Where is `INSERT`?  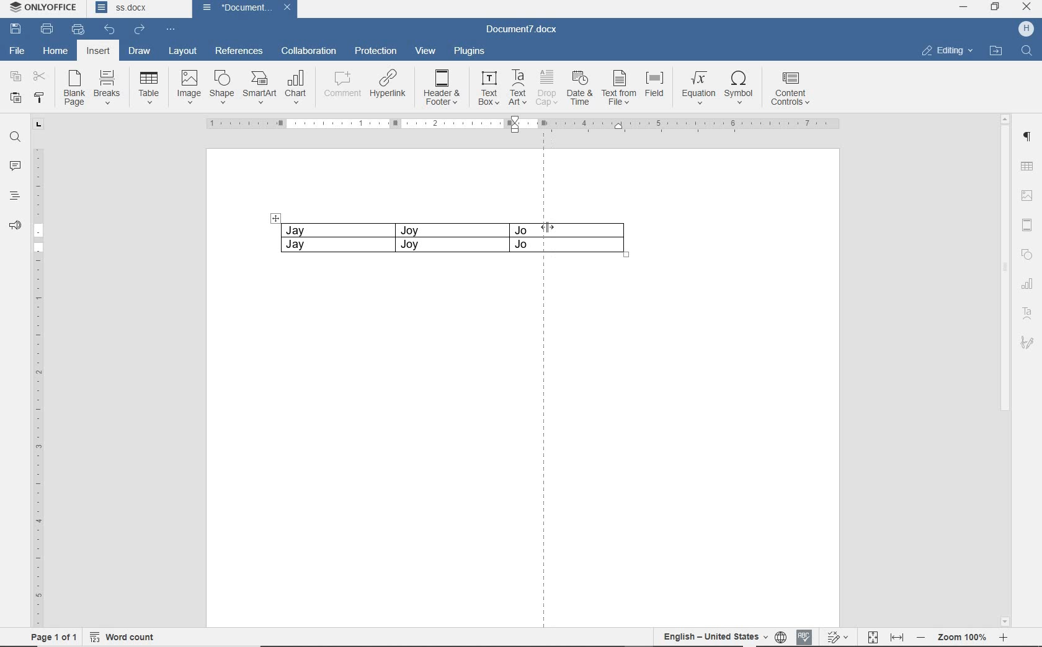
INSERT is located at coordinates (99, 52).